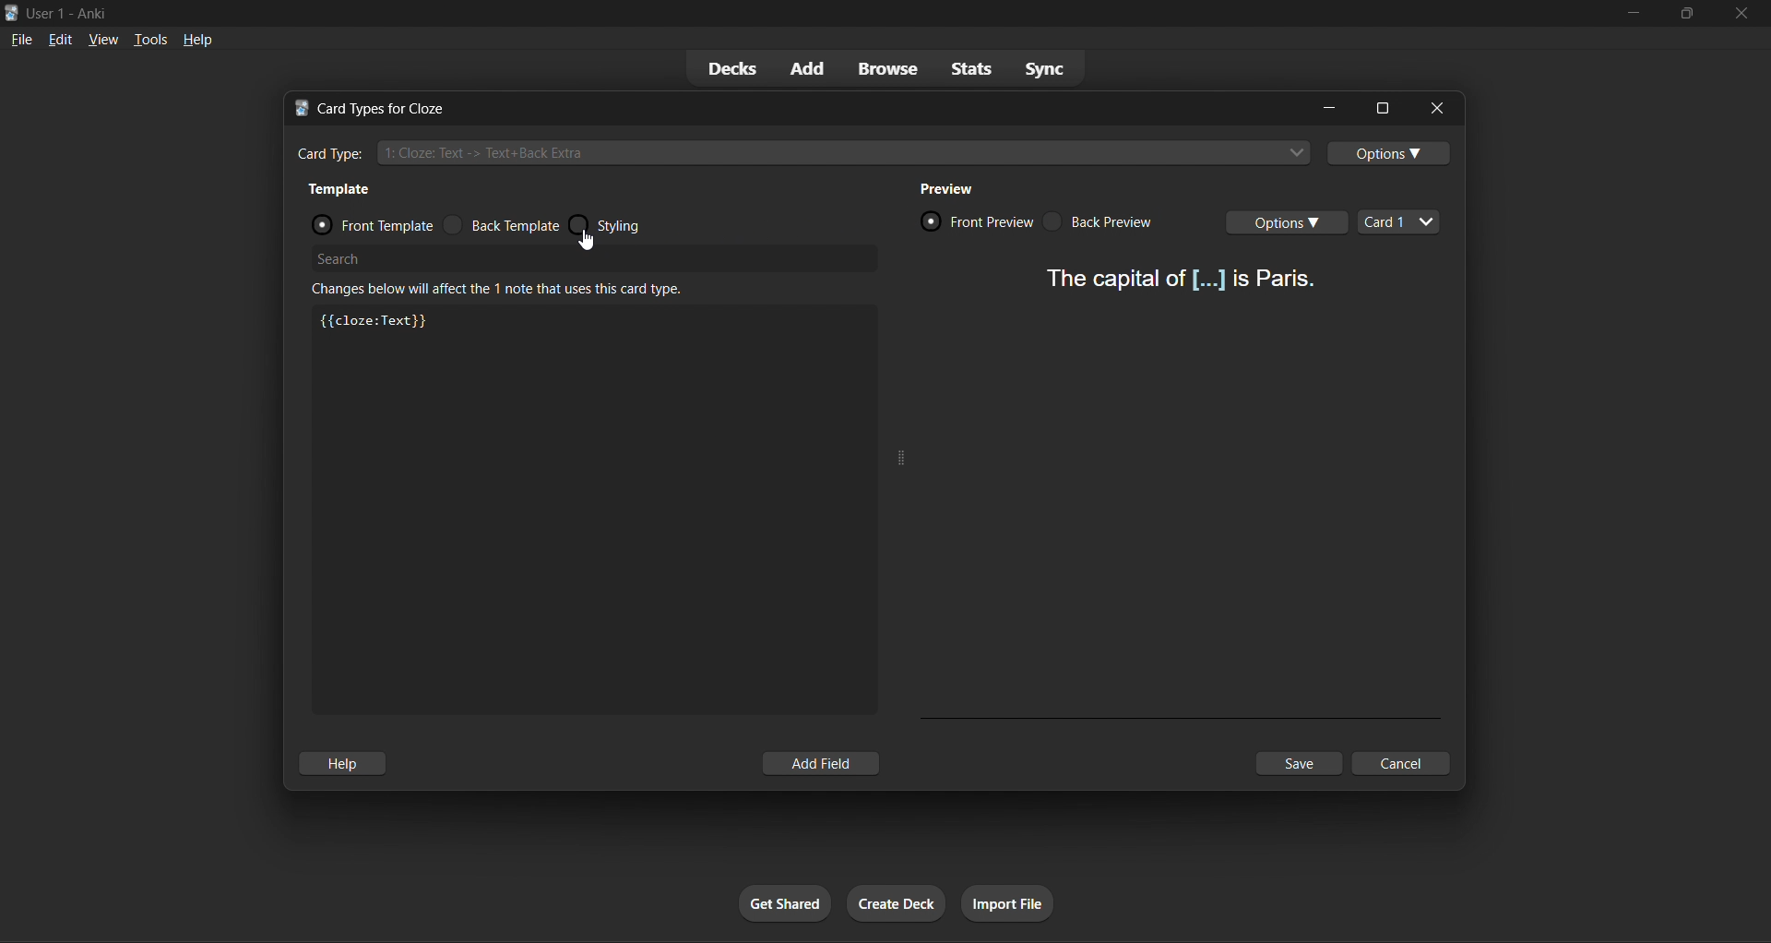 Image resolution: width=1771 pixels, height=943 pixels. Describe the element at coordinates (647, 225) in the screenshot. I see `styling radio button` at that location.